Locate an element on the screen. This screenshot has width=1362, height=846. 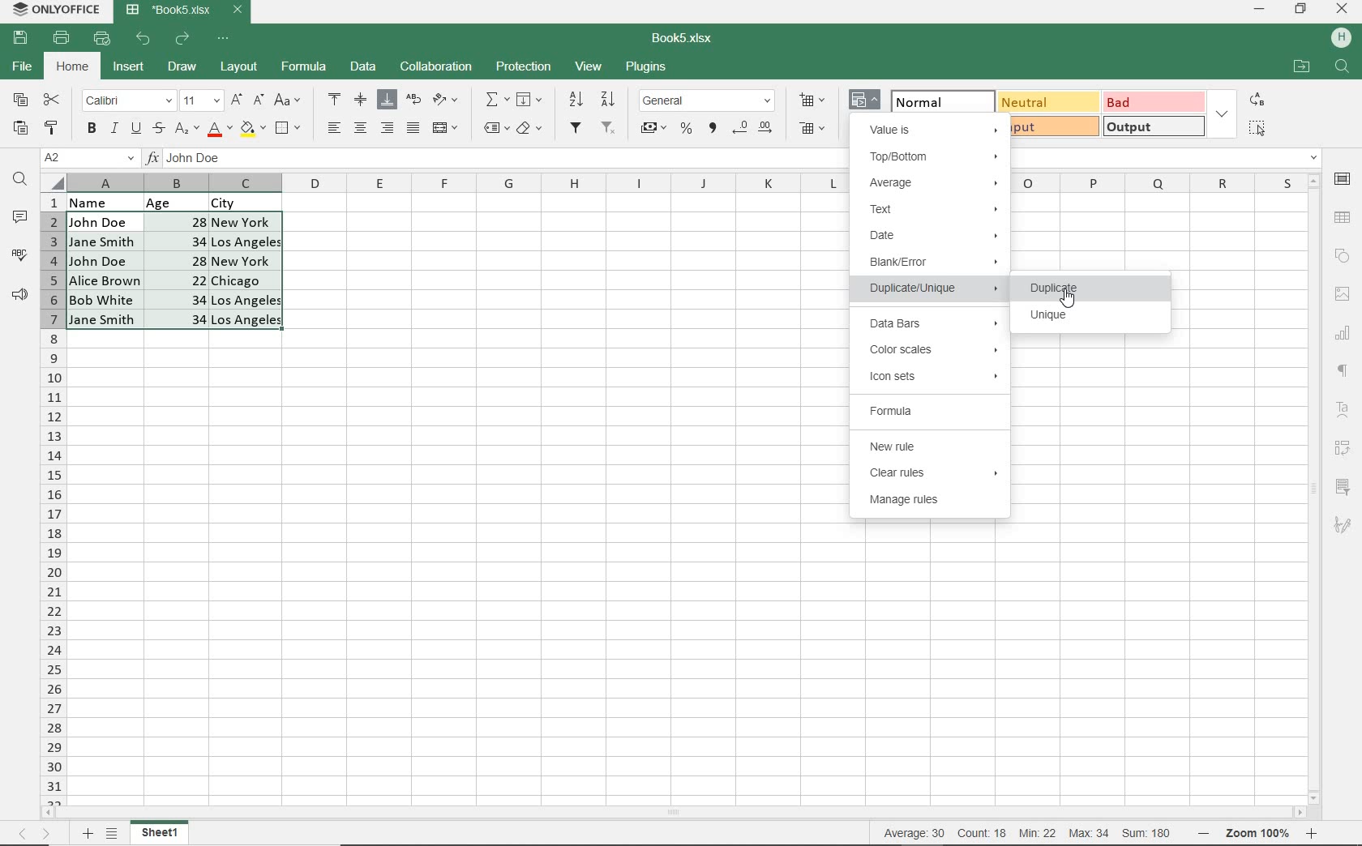
PASTE is located at coordinates (20, 129).